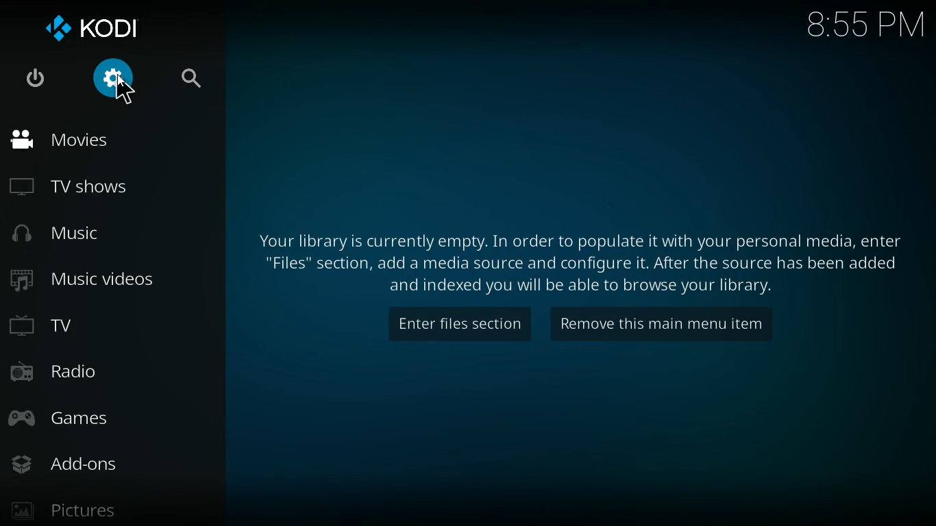 The width and height of the screenshot is (936, 526). What do you see at coordinates (80, 508) in the screenshot?
I see `pictures` at bounding box center [80, 508].